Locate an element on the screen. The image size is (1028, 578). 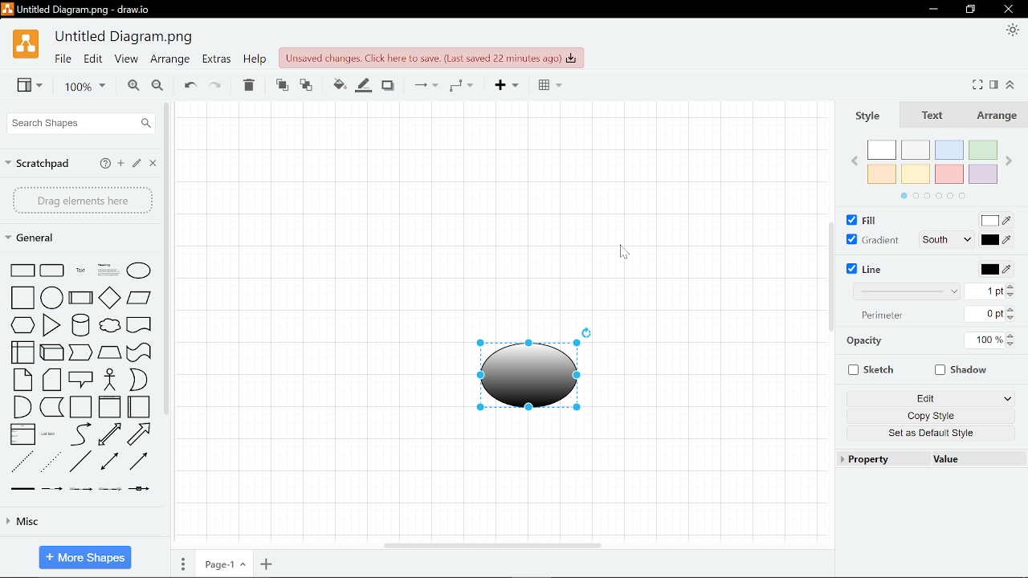
Increase perimeter is located at coordinates (1013, 308).